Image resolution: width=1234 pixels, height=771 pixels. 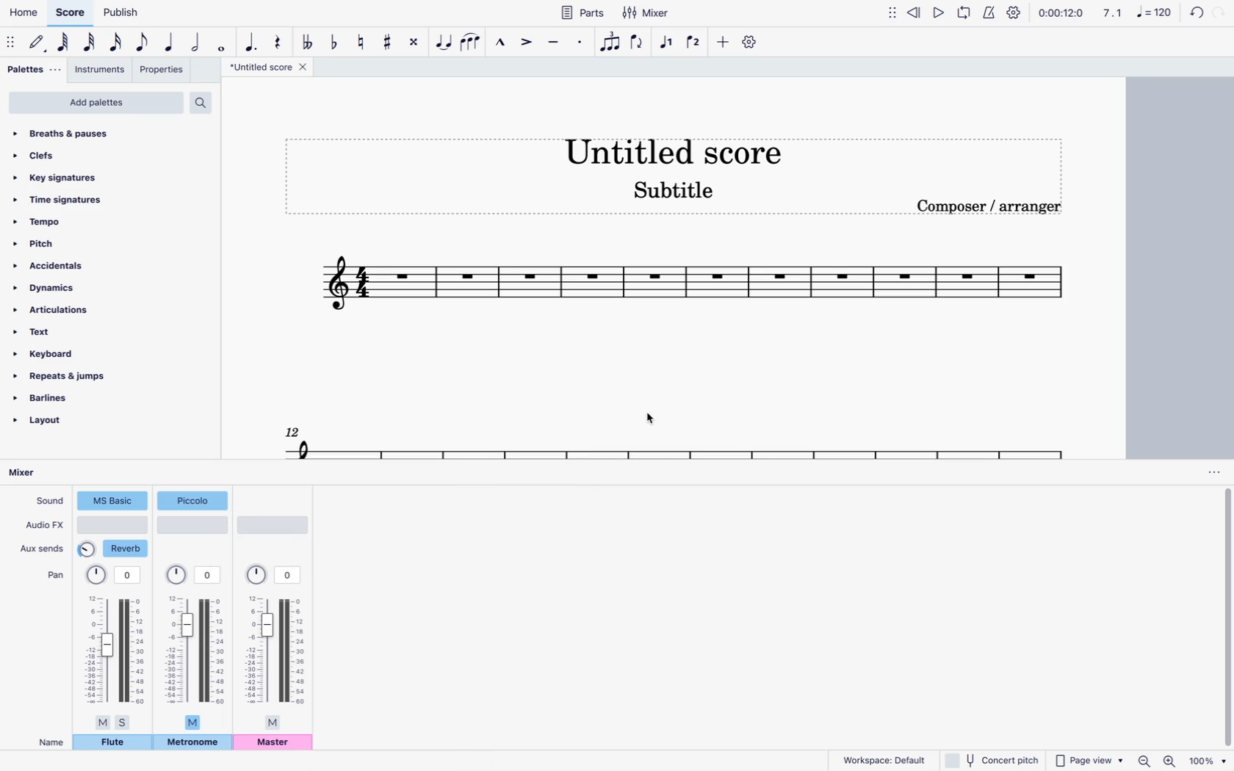 I want to click on dynamics, so click(x=79, y=287).